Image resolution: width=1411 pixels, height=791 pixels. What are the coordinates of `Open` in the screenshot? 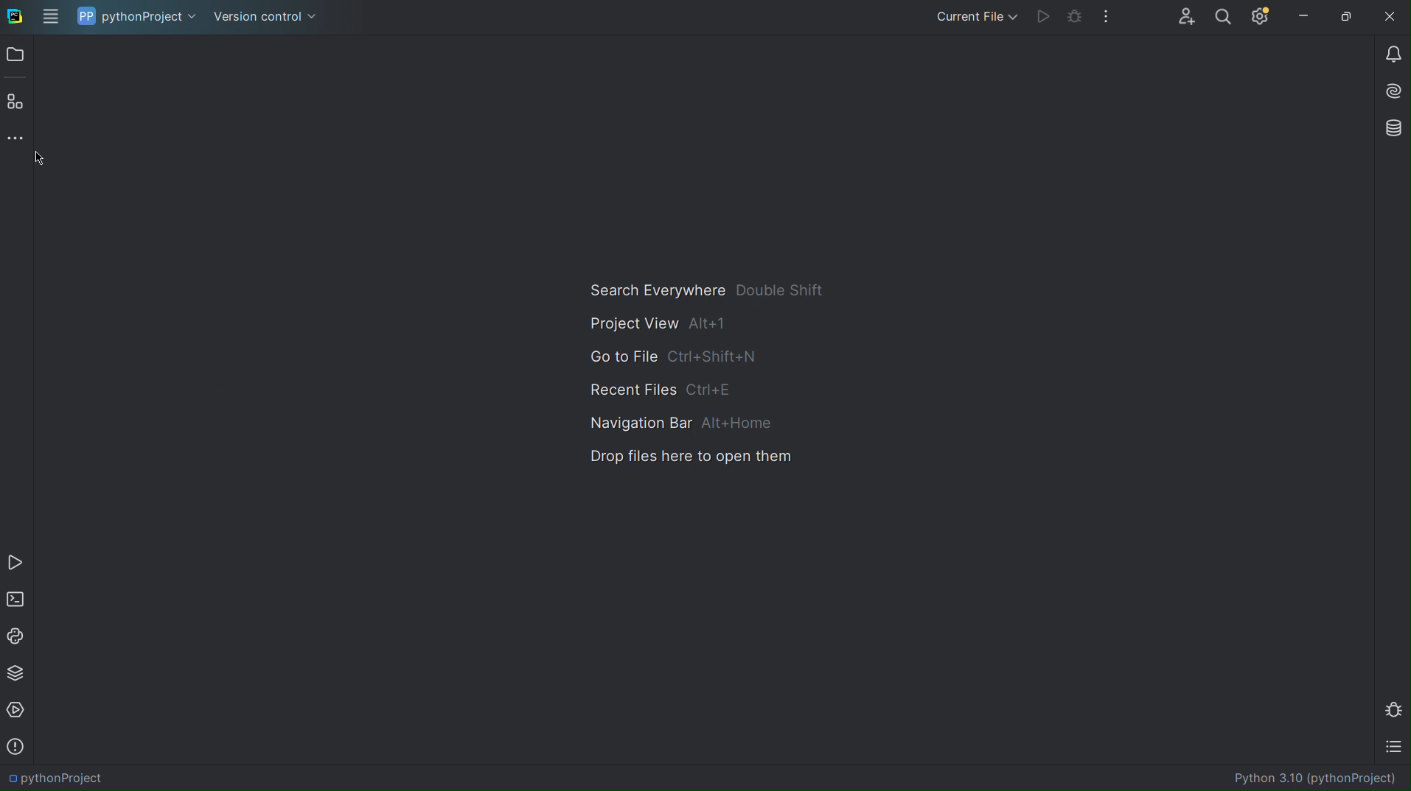 It's located at (16, 55).